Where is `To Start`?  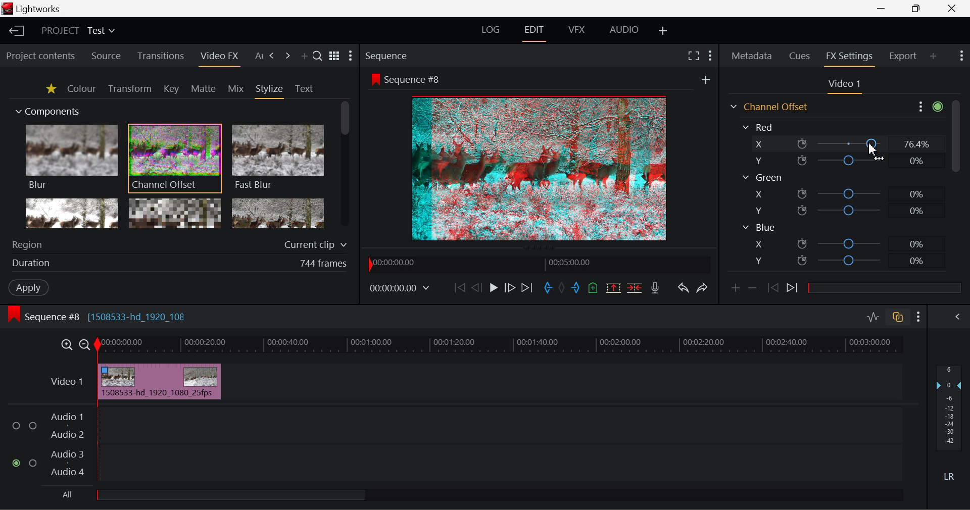
To Start is located at coordinates (460, 287).